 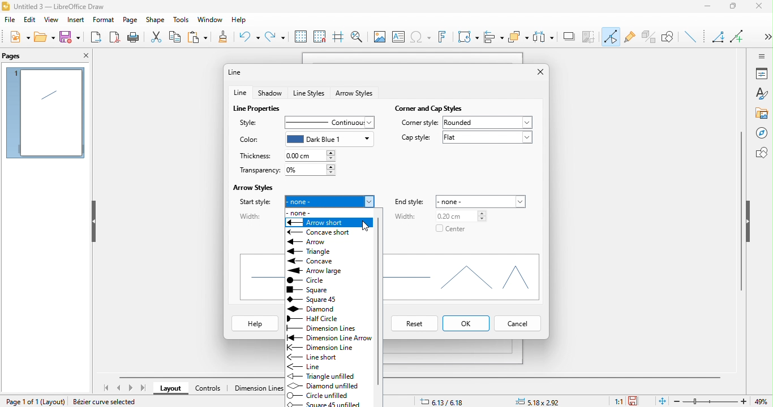 What do you see at coordinates (762, 55) in the screenshot?
I see `sidebar setting` at bounding box center [762, 55].